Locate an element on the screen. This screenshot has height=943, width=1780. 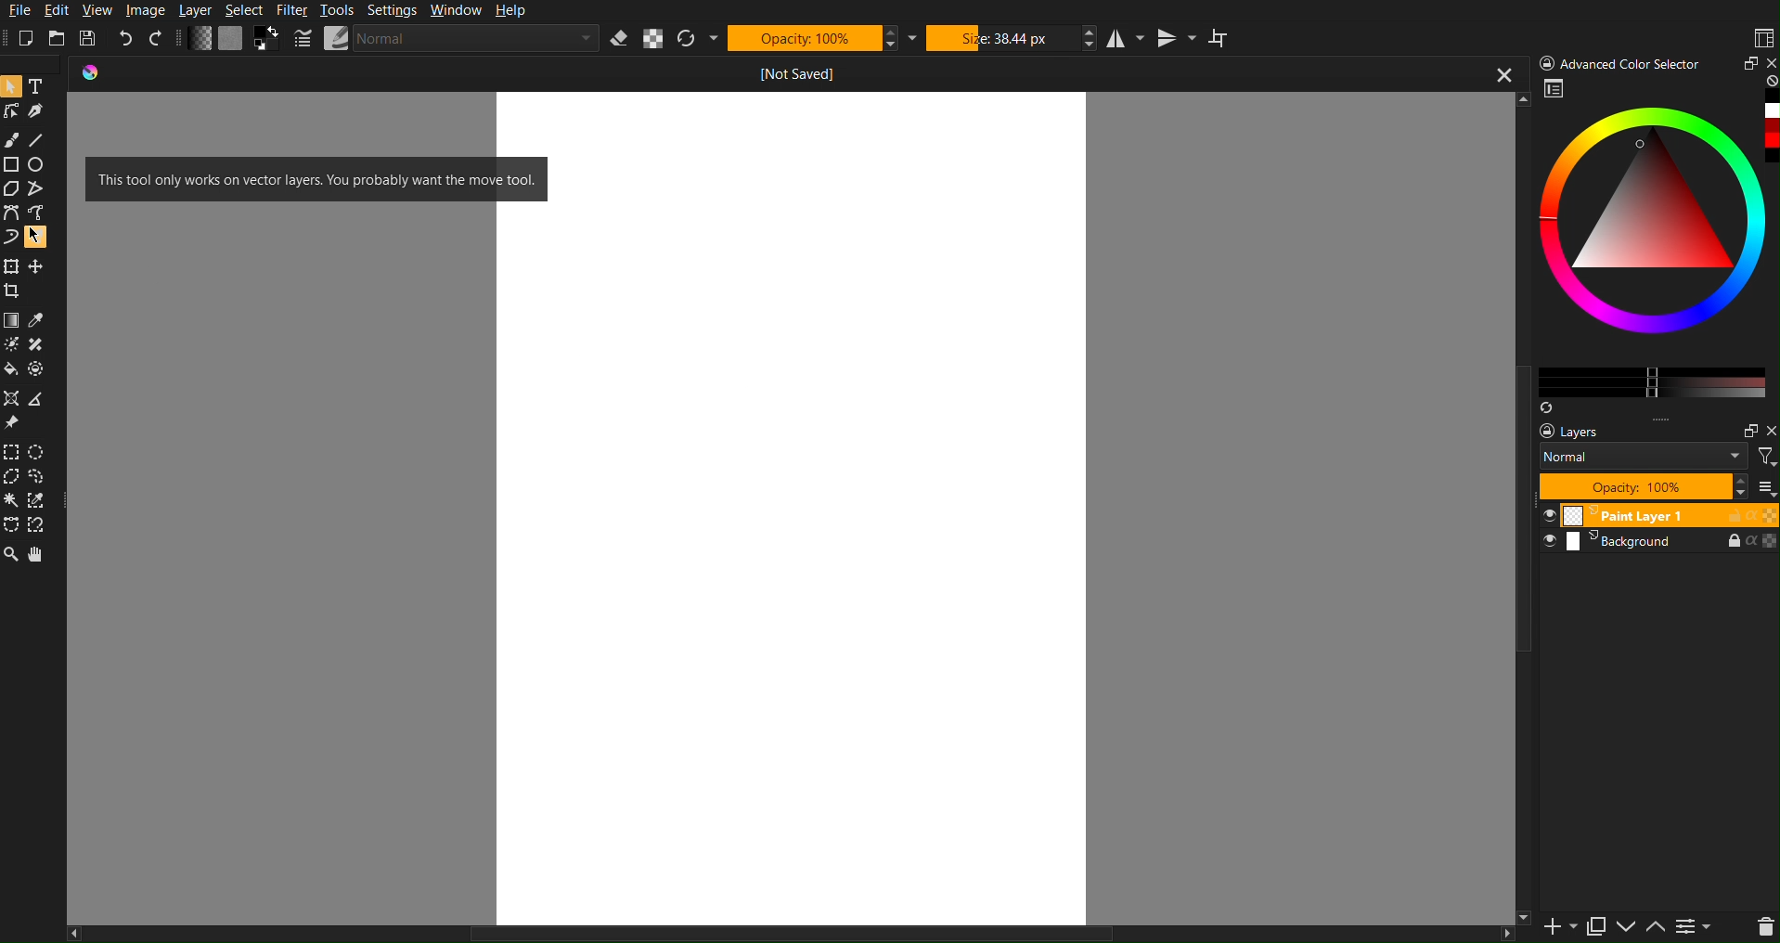
Undo is located at coordinates (126, 38).